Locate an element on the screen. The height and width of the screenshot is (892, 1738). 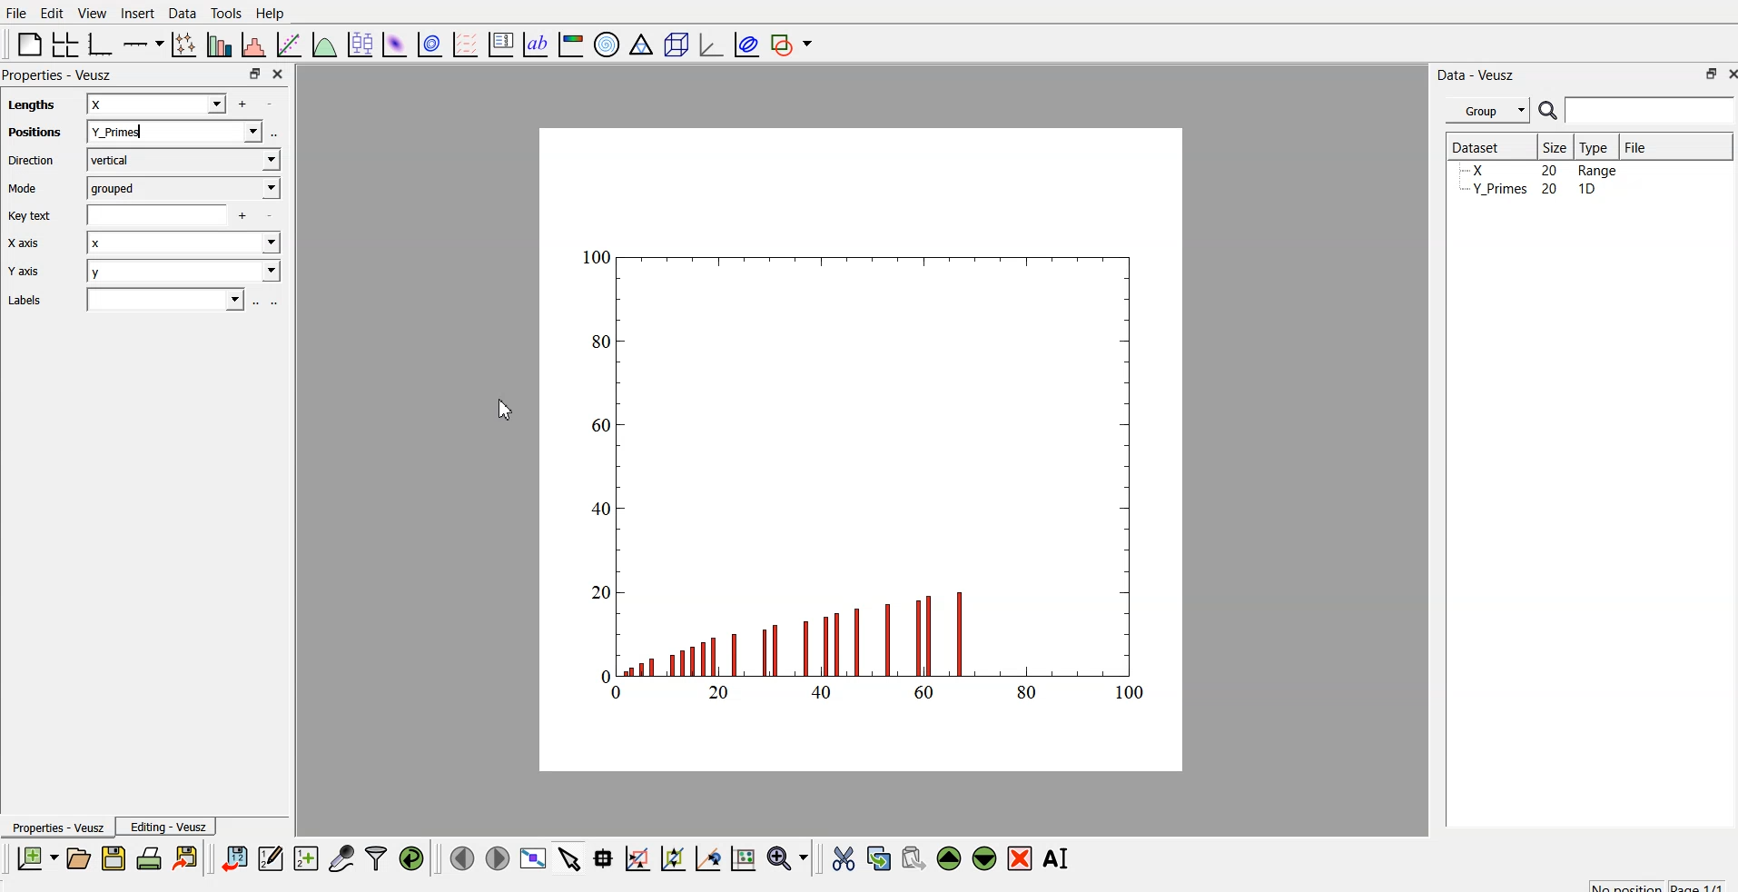
Group is located at coordinates (1490, 108).